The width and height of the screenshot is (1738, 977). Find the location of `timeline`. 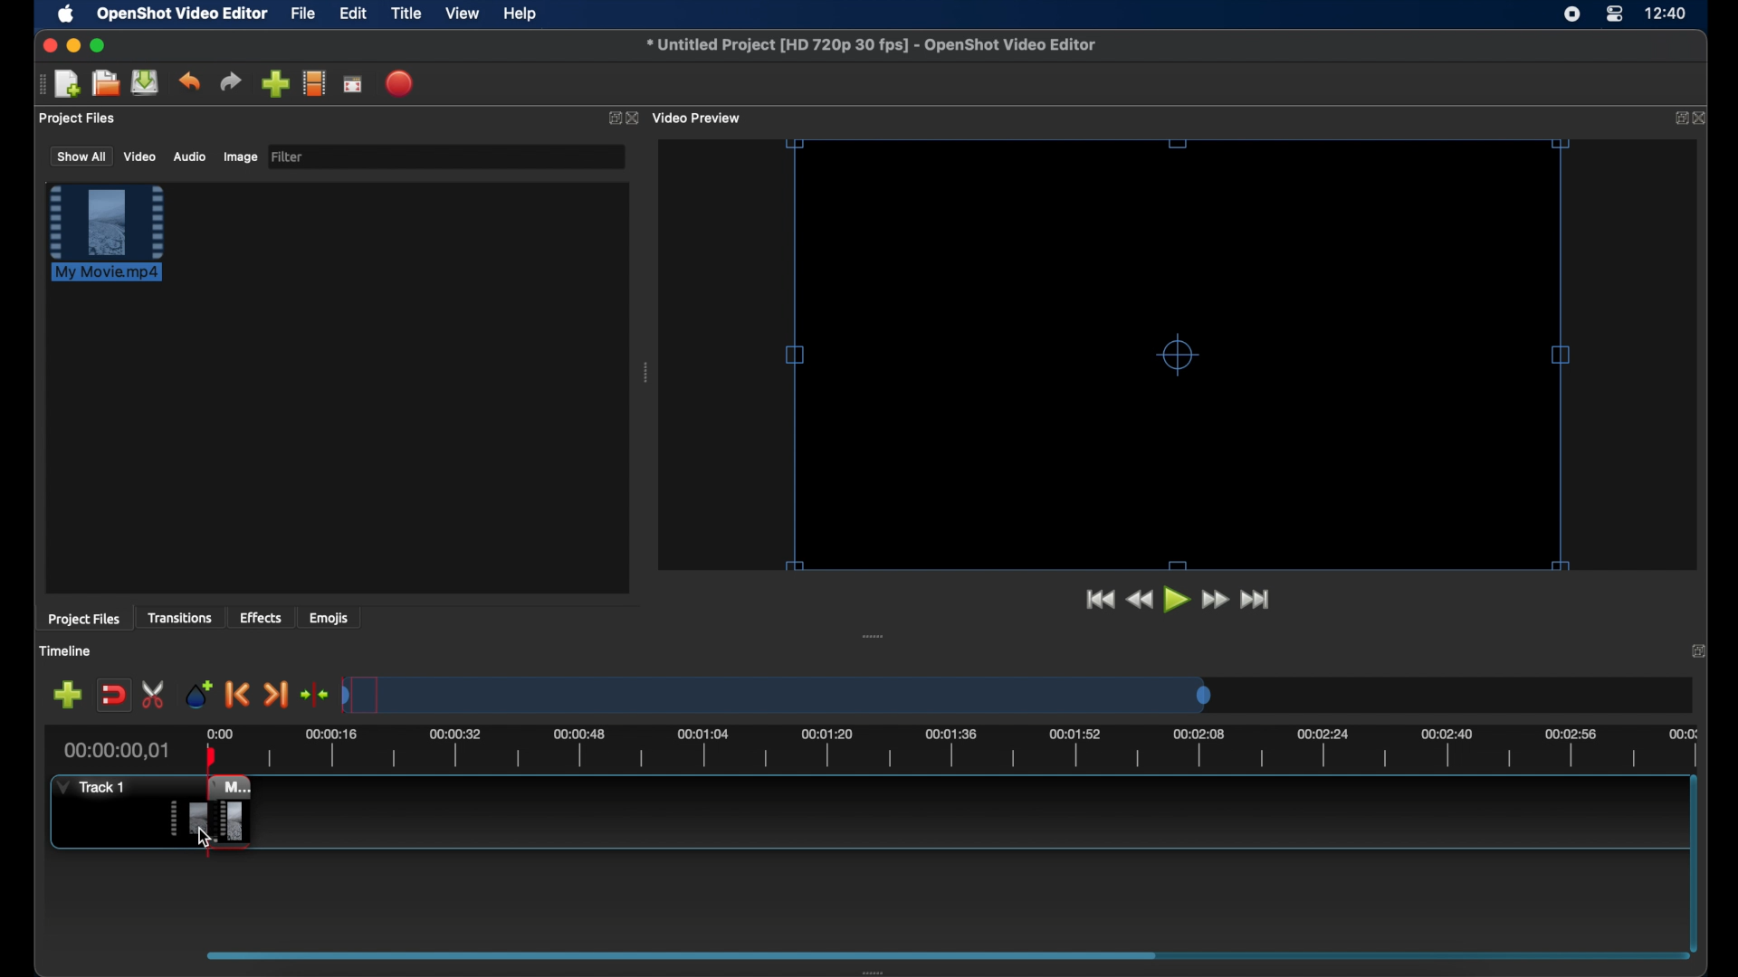

timeline is located at coordinates (68, 652).